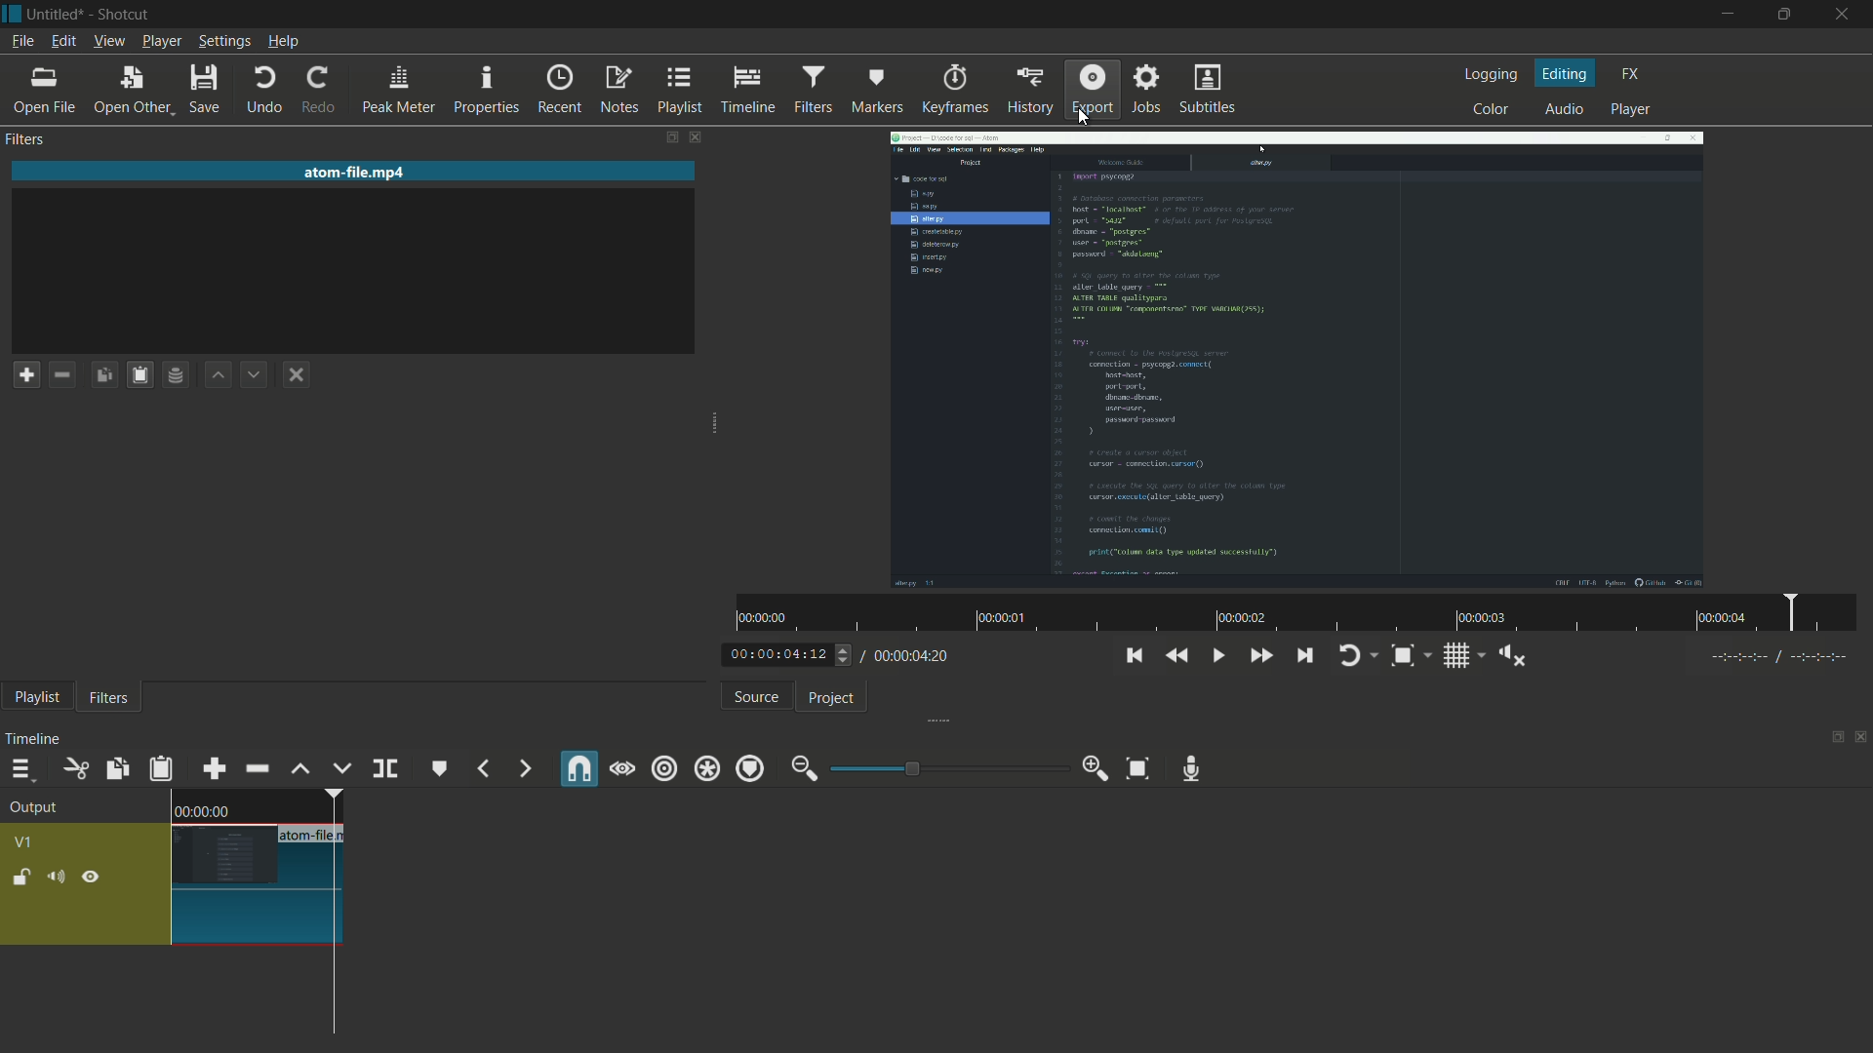 This screenshot has height=1053, width=1873. What do you see at coordinates (163, 771) in the screenshot?
I see `paste` at bounding box center [163, 771].